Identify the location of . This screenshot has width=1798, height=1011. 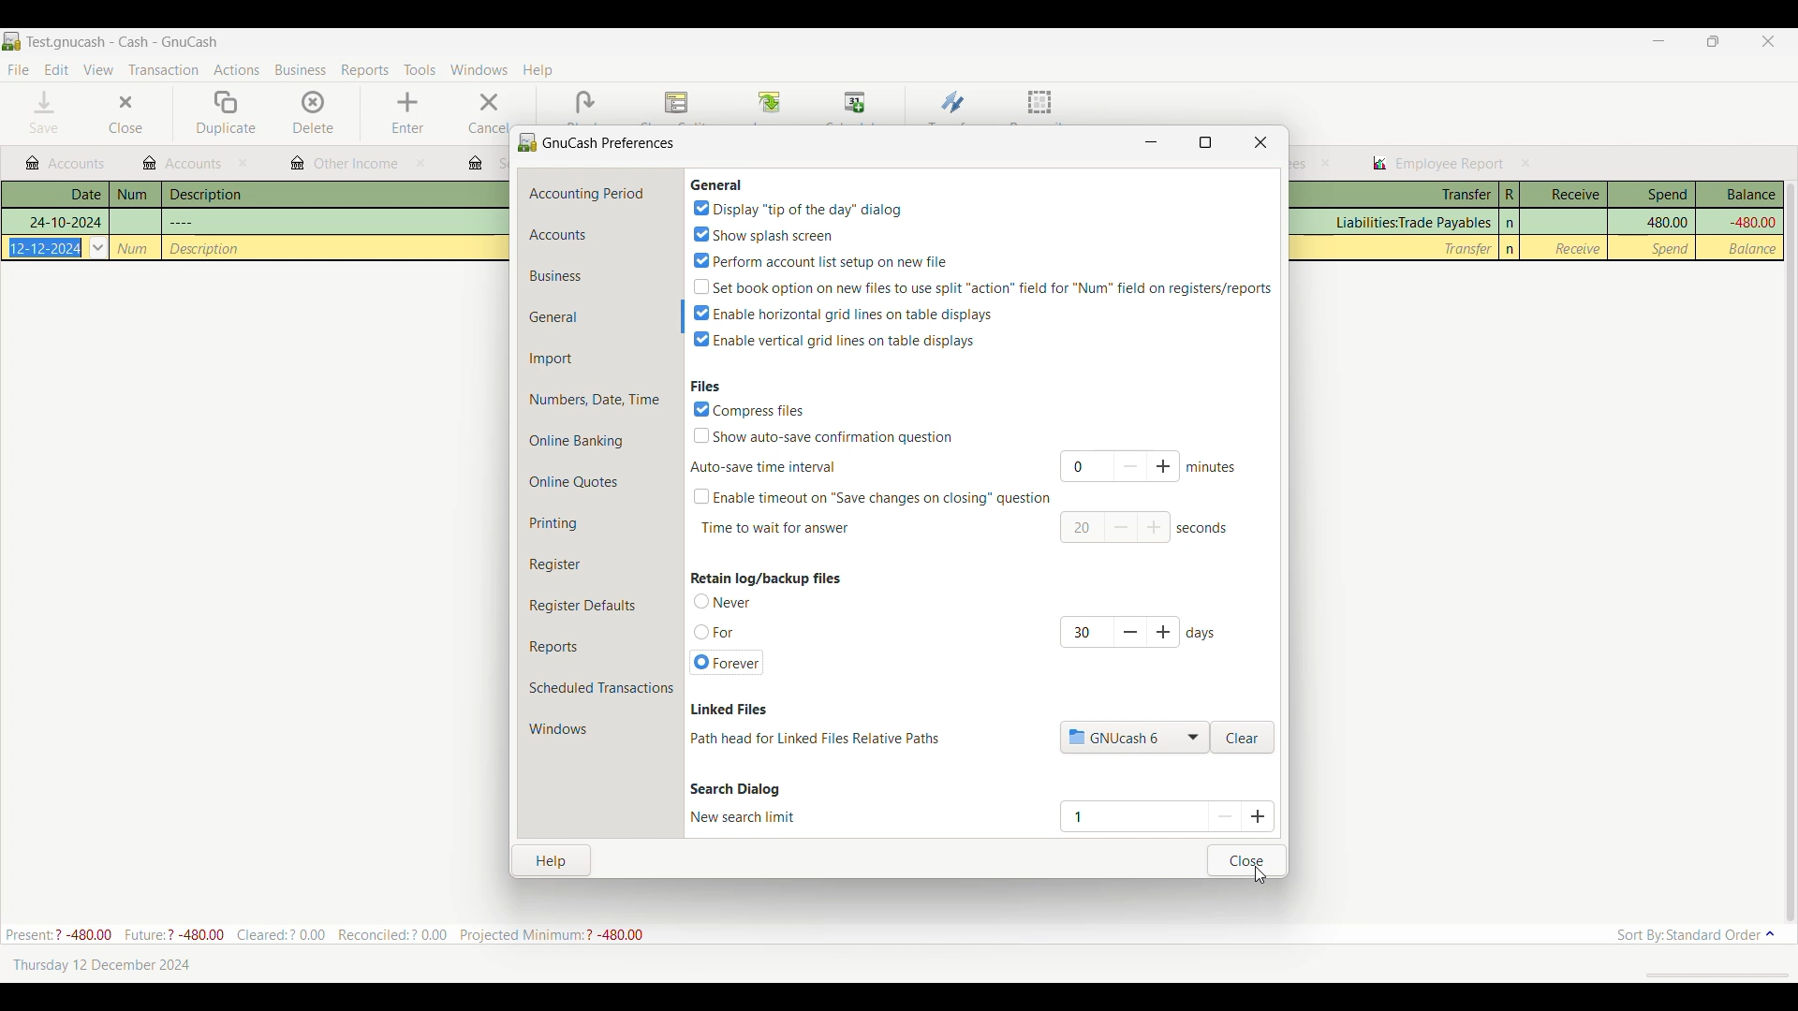
(183, 221).